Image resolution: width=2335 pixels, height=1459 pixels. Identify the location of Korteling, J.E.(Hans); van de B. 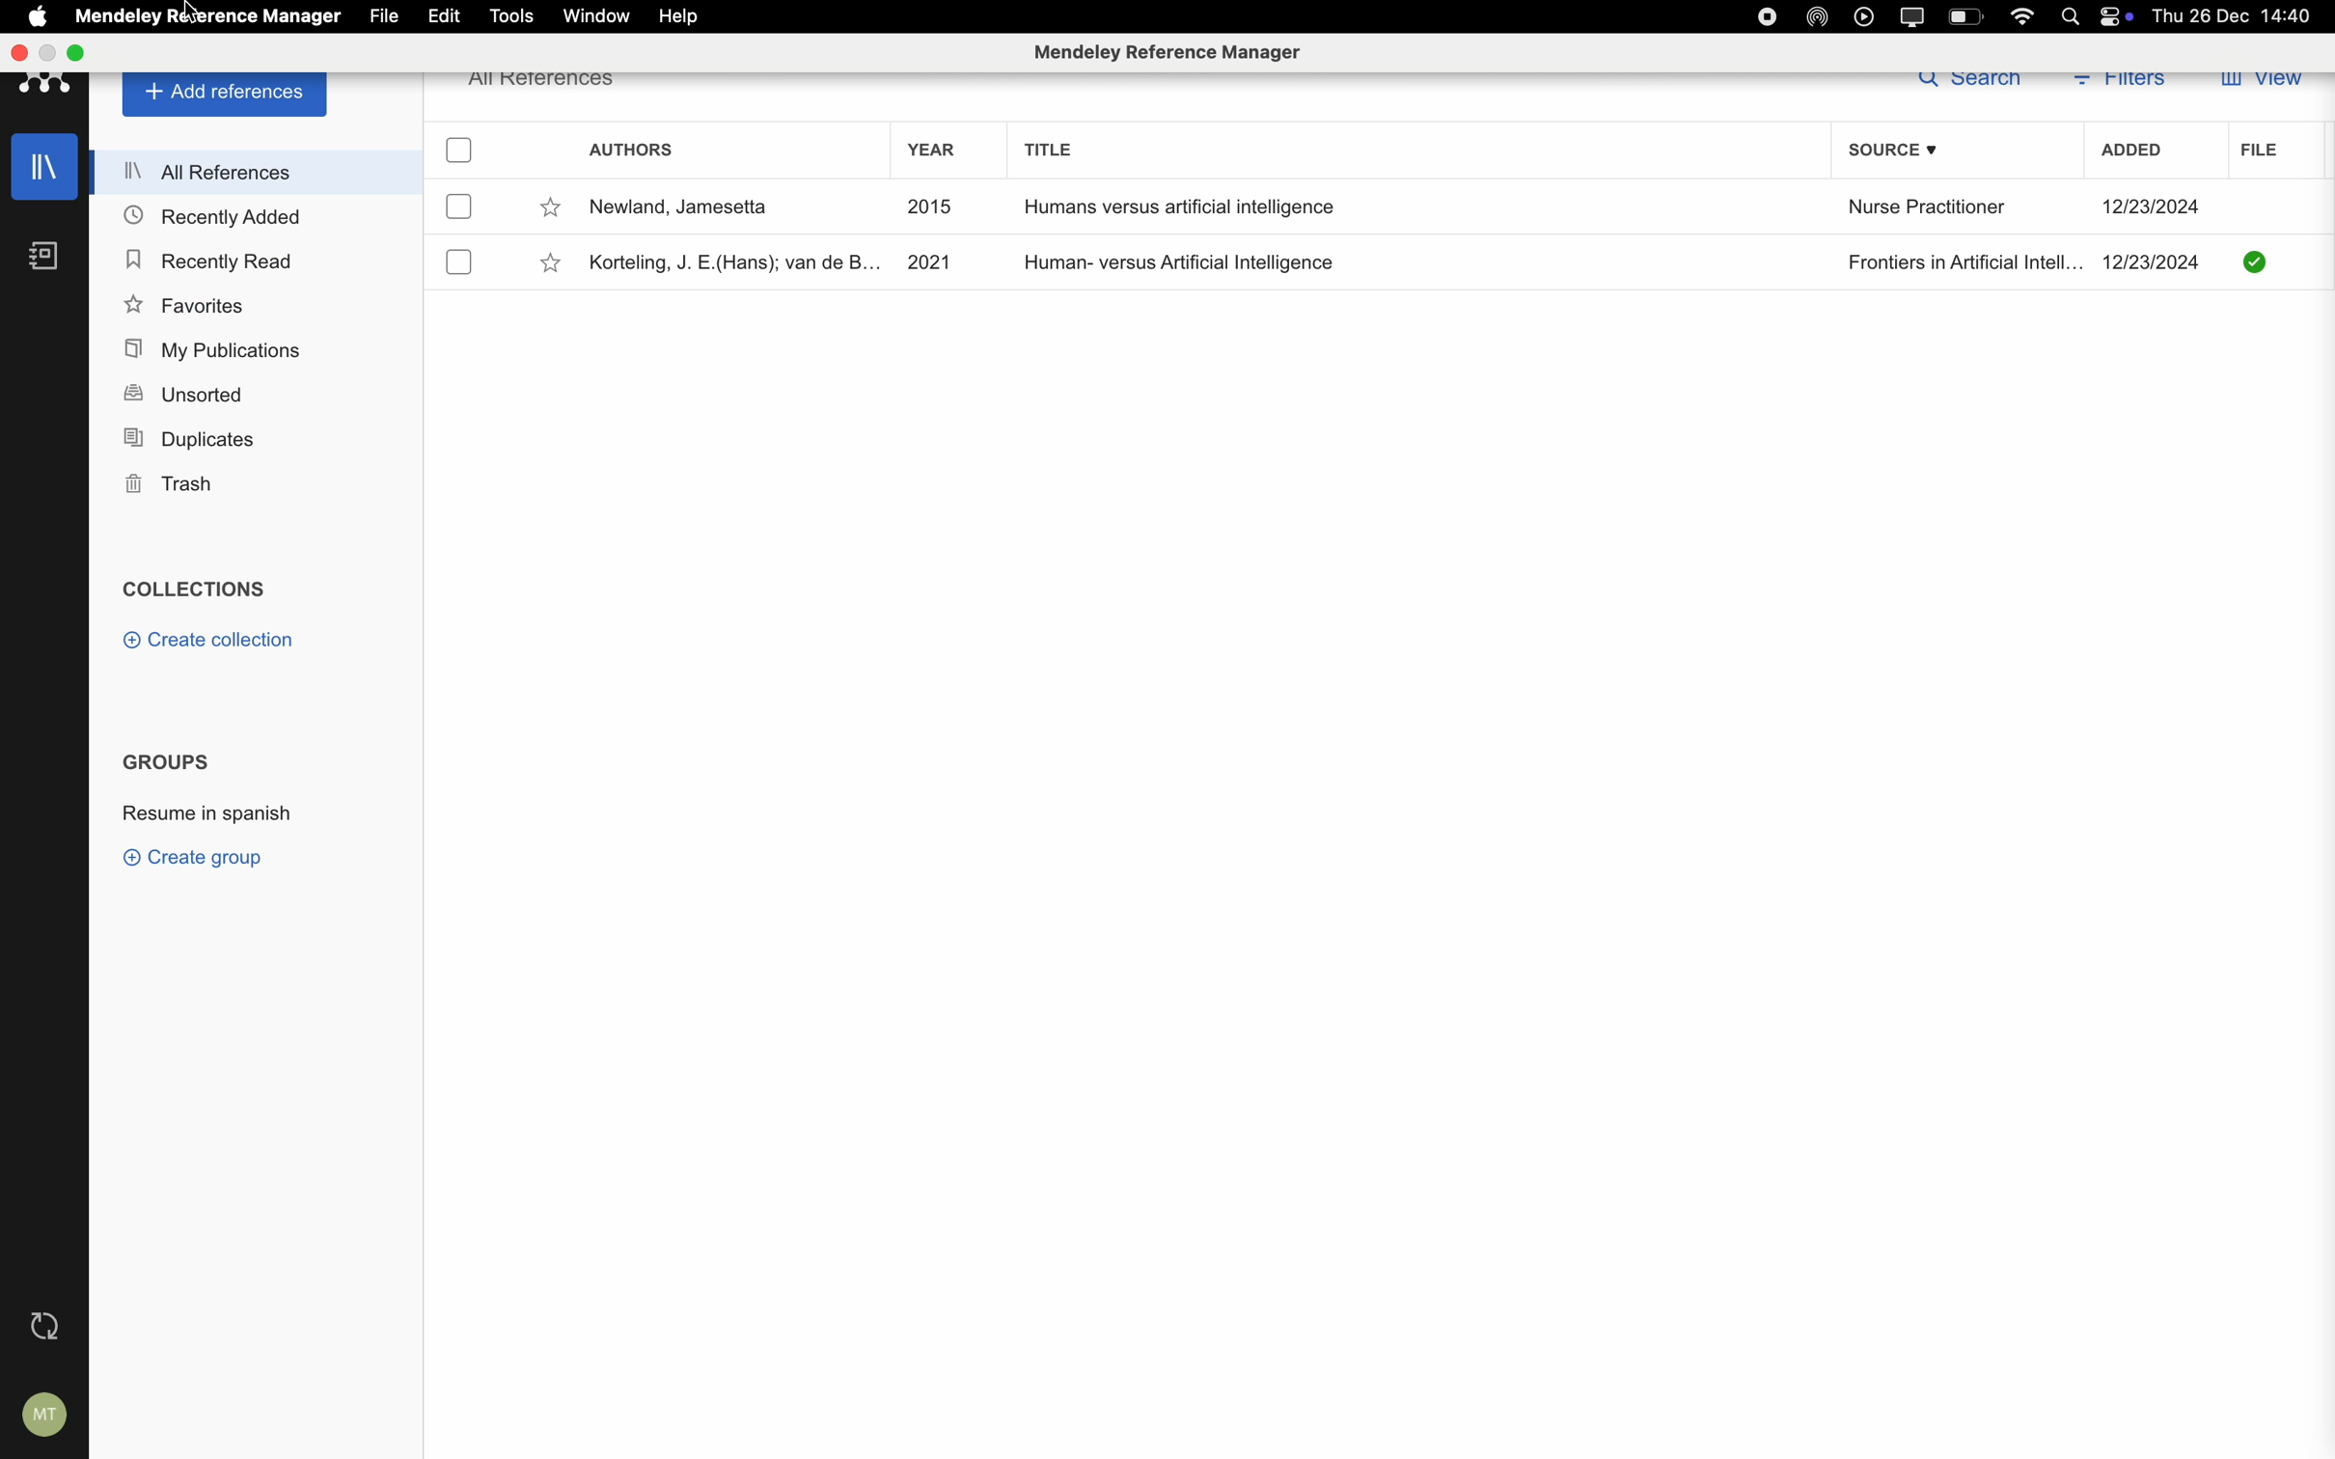
(729, 264).